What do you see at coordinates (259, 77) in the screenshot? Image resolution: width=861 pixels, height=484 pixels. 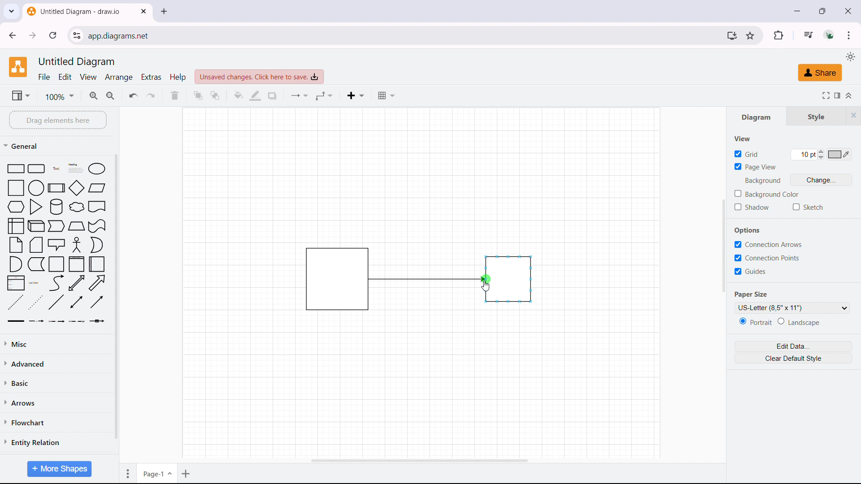 I see `click to save` at bounding box center [259, 77].